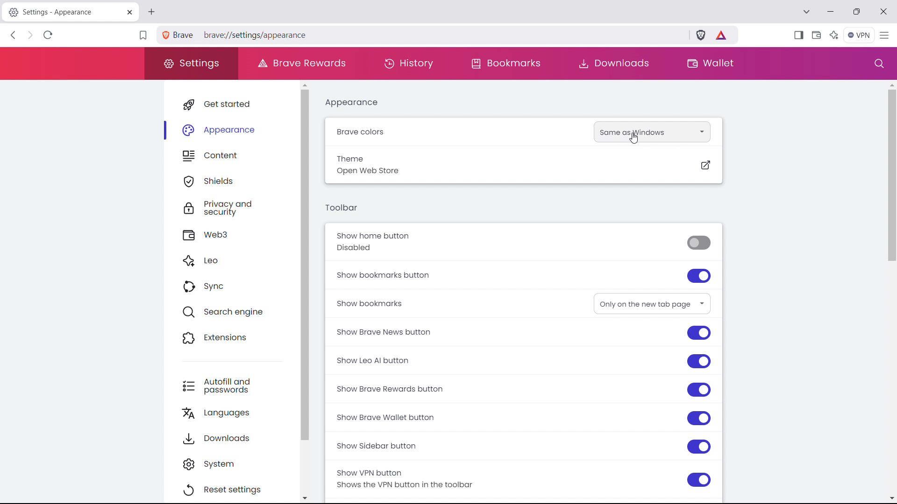 Image resolution: width=897 pixels, height=504 pixels. Describe the element at coordinates (860, 35) in the screenshot. I see `vpn` at that location.